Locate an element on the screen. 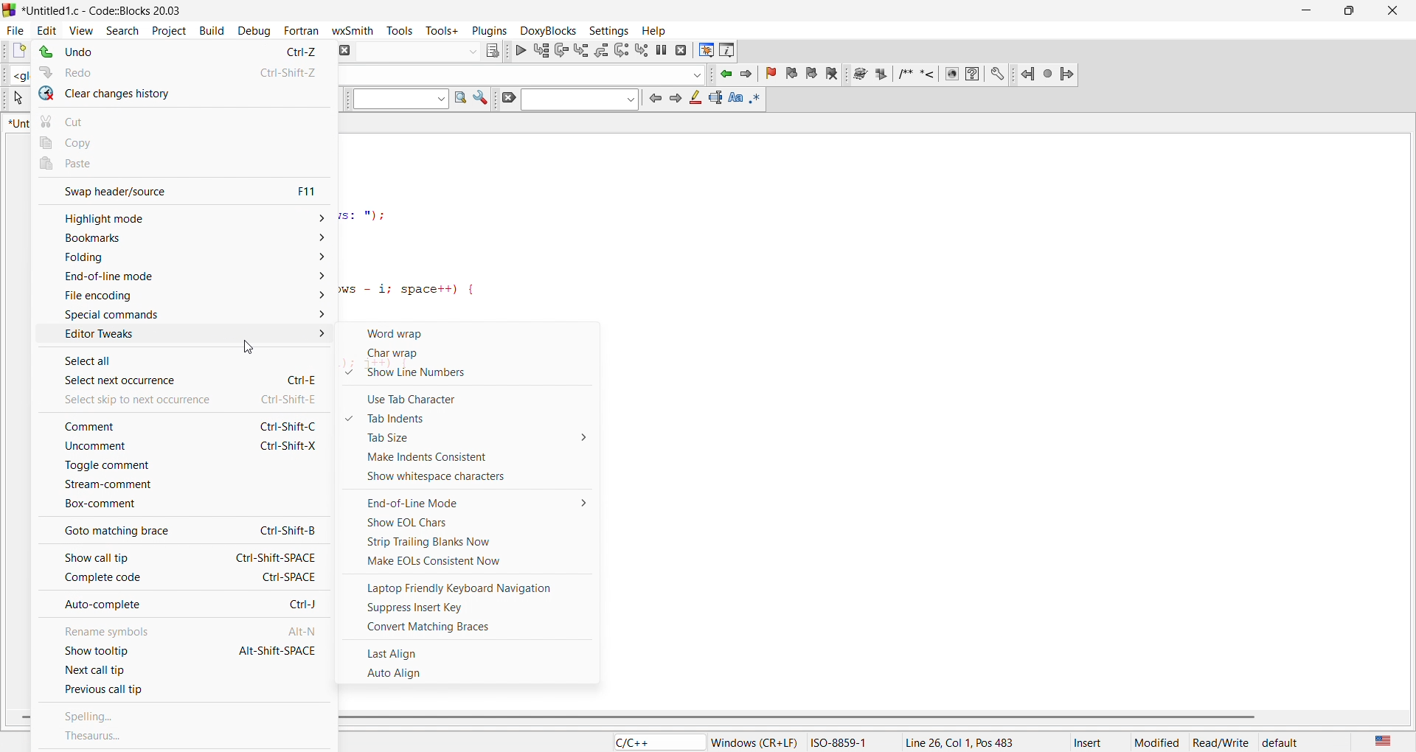 The height and width of the screenshot is (752, 1416). last align is located at coordinates (471, 650).